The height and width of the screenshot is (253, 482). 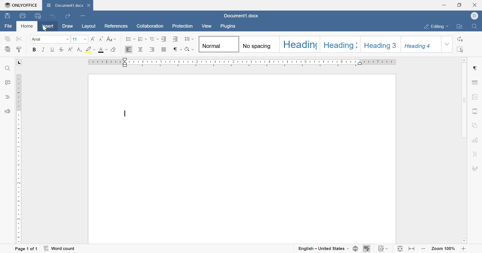 What do you see at coordinates (150, 27) in the screenshot?
I see `Collaboration` at bounding box center [150, 27].